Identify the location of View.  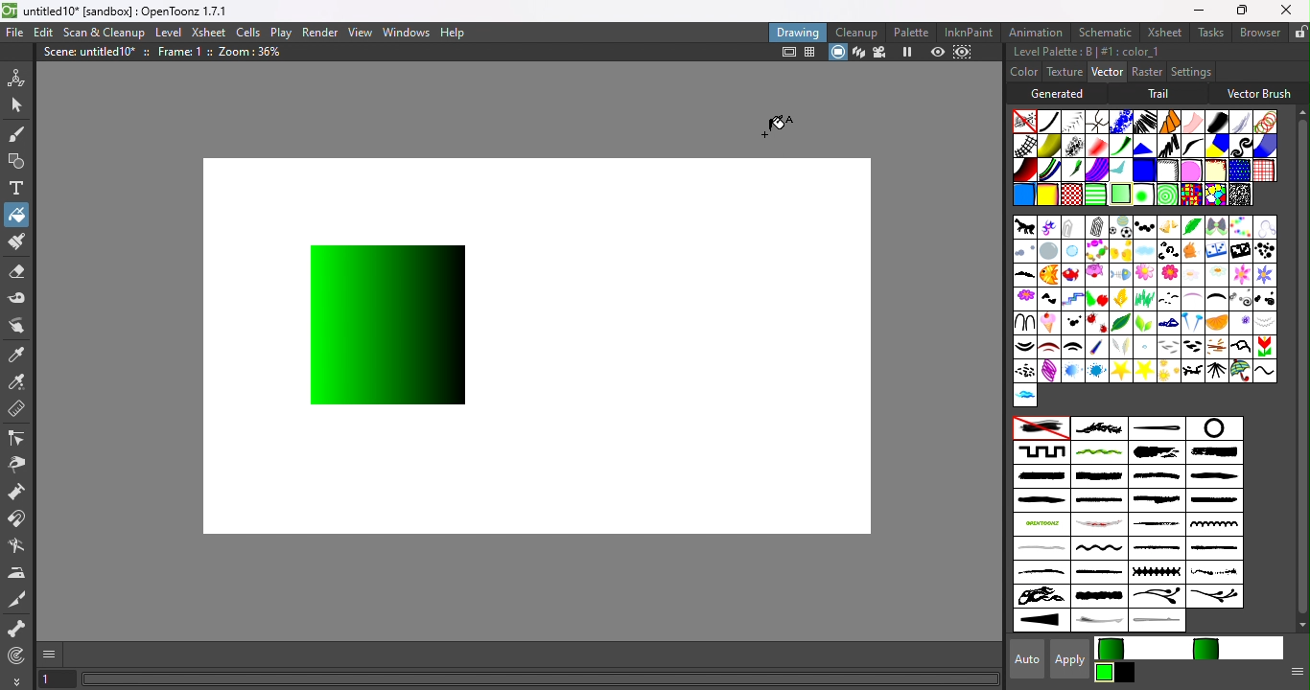
(360, 33).